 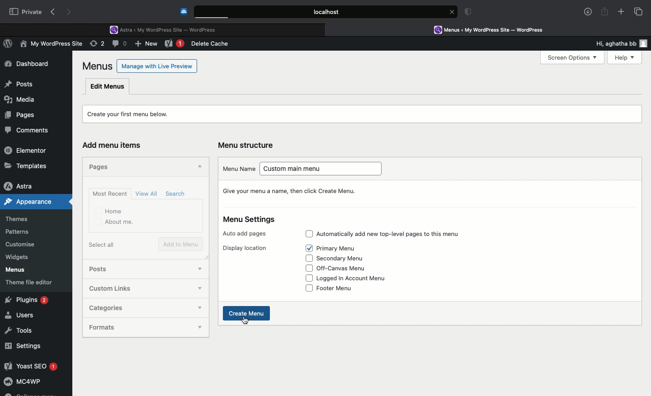 I want to click on Search, so click(x=177, y=194).